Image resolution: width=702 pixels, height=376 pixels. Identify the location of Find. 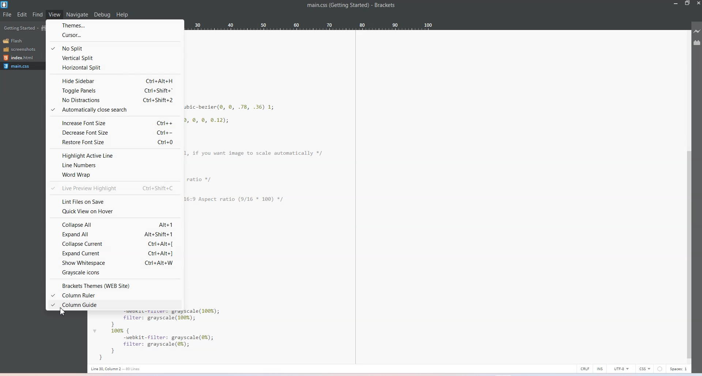
(37, 14).